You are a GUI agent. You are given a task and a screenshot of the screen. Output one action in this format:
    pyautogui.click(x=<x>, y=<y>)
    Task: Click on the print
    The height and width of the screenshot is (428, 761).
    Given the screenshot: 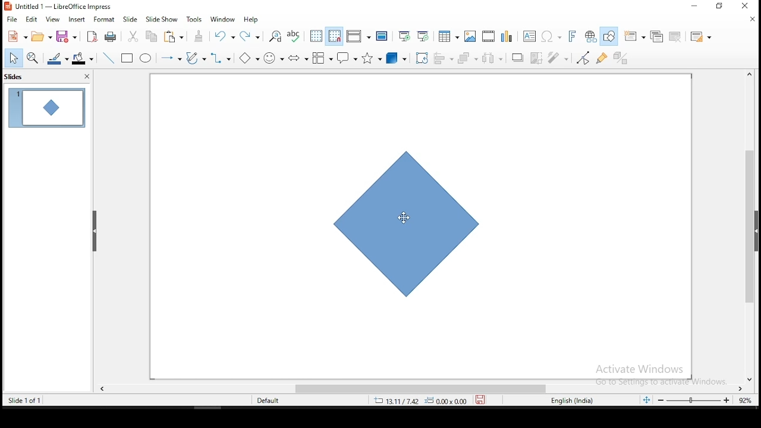 What is the action you would take?
    pyautogui.click(x=111, y=36)
    